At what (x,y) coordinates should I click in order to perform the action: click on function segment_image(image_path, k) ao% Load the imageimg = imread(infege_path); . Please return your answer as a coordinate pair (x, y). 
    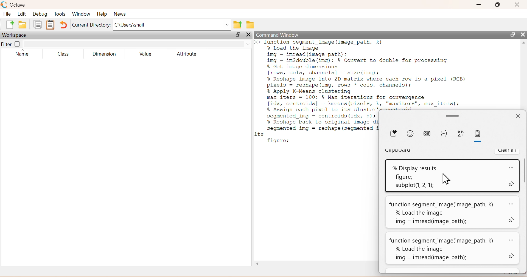
    Looking at the image, I should click on (452, 212).